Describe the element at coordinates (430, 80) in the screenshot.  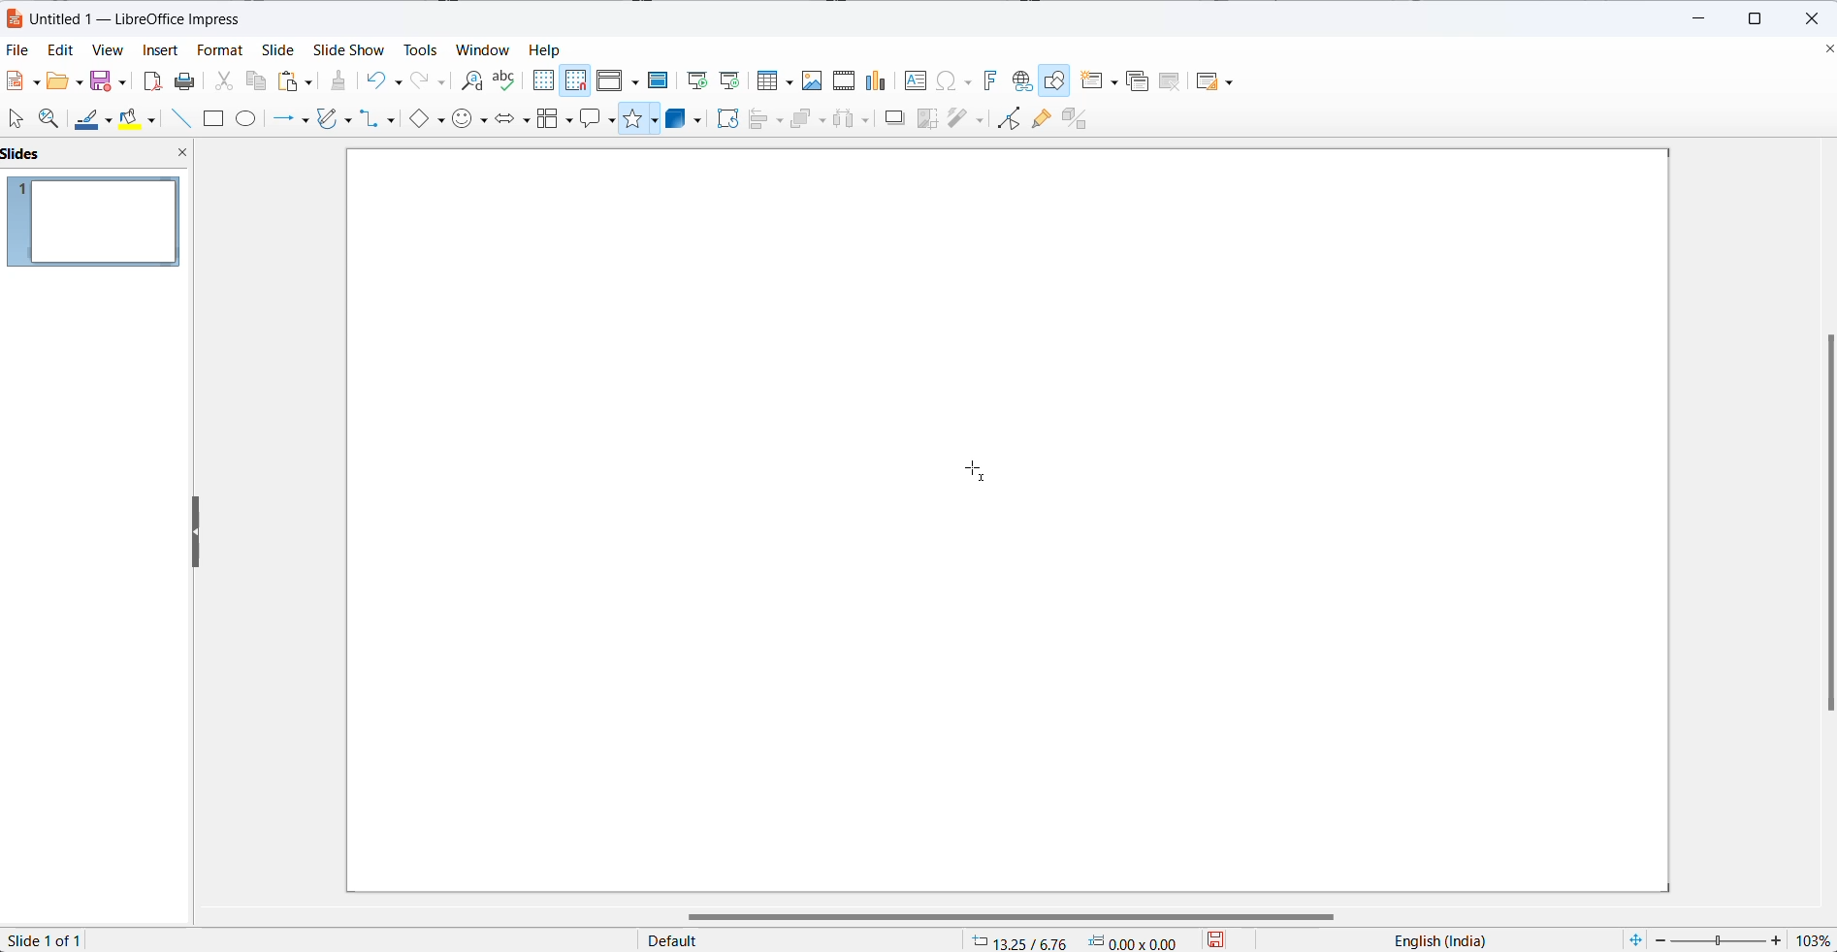
I see `redo` at that location.